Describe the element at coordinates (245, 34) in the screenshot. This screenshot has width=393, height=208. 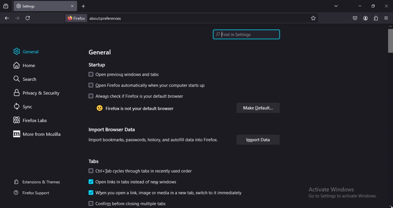
I see `find in settings` at that location.